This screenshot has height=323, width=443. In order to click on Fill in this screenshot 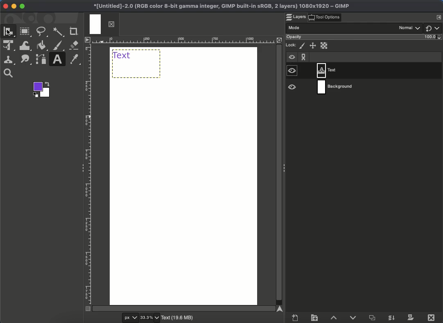, I will do `click(41, 46)`.